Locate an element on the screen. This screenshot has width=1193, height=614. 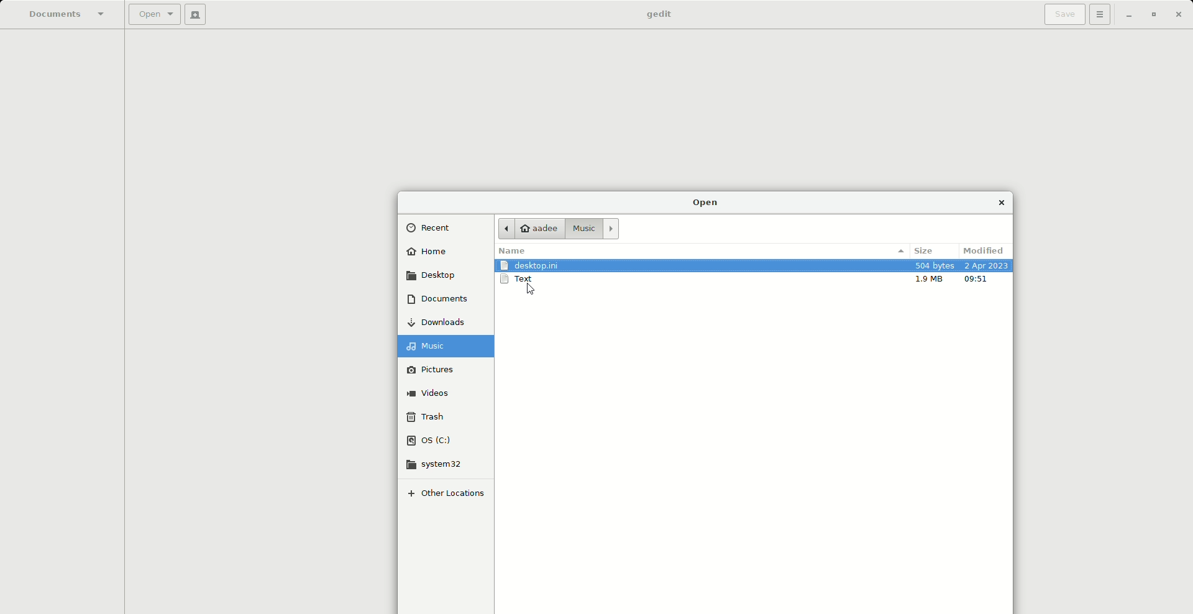
Options is located at coordinates (1104, 14).